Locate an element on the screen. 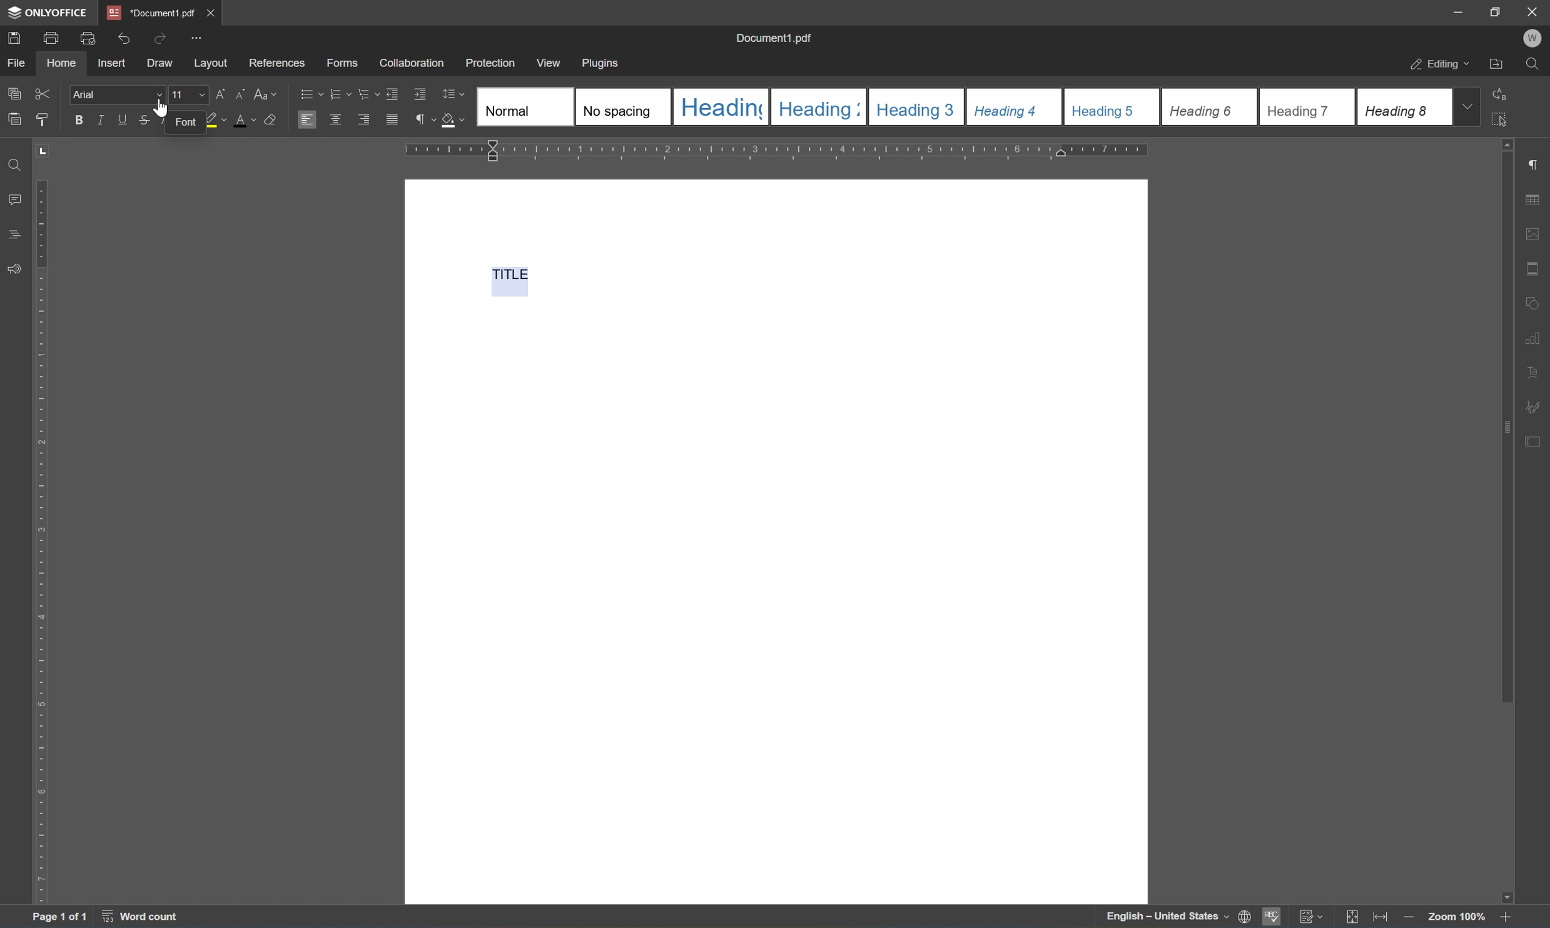  fit to slide is located at coordinates (1354, 918).